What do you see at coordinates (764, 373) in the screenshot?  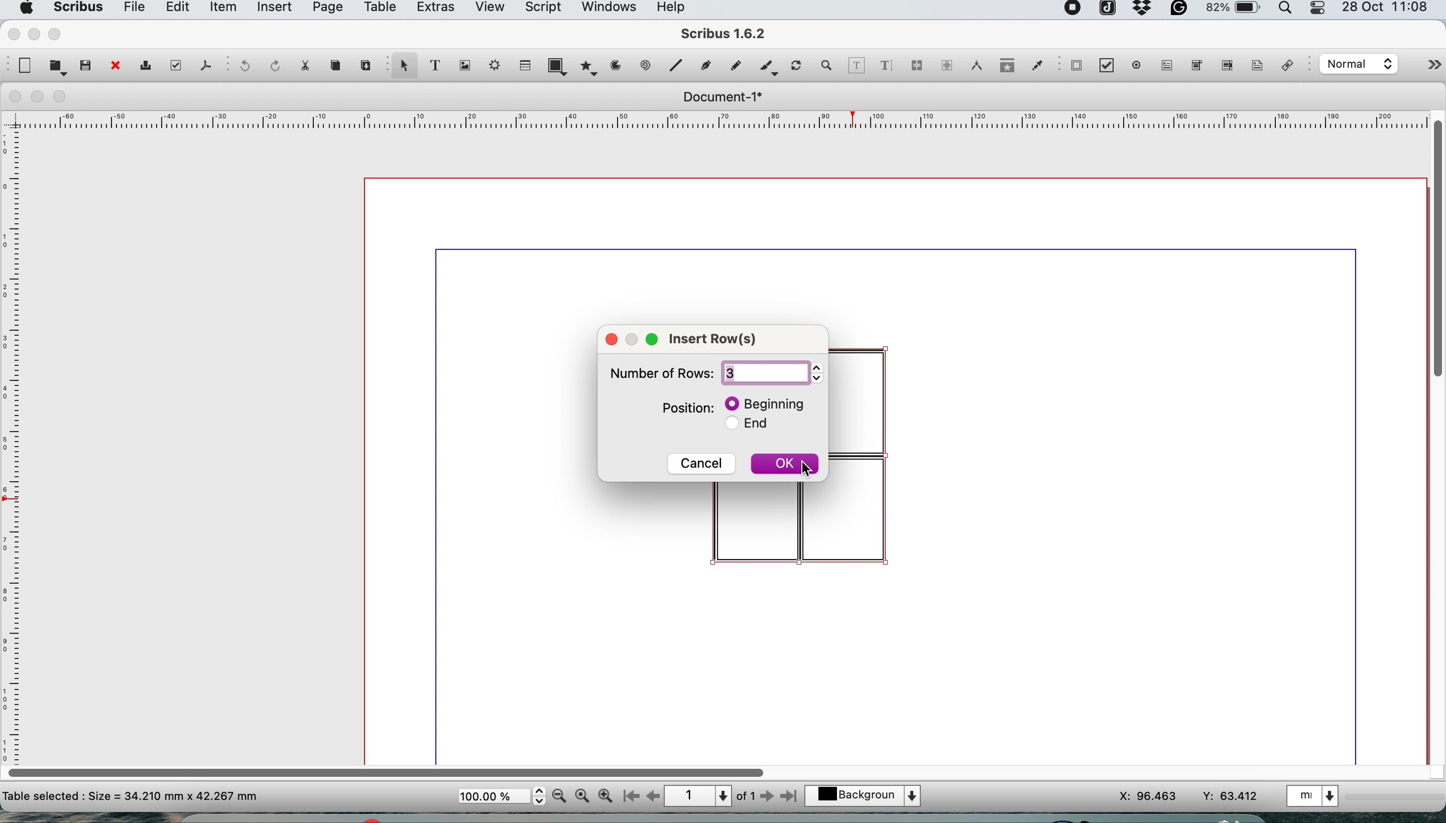 I see `number of rows input box` at bounding box center [764, 373].